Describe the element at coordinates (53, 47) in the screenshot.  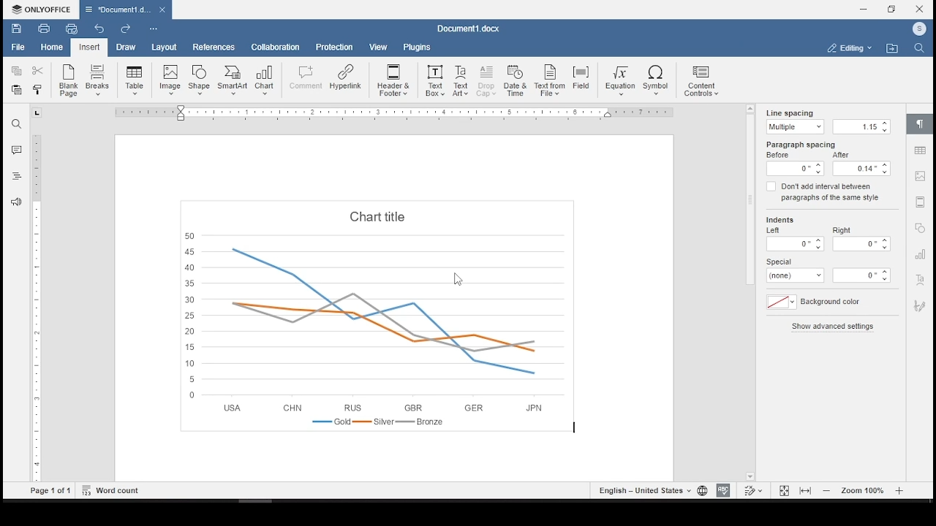
I see `home` at that location.